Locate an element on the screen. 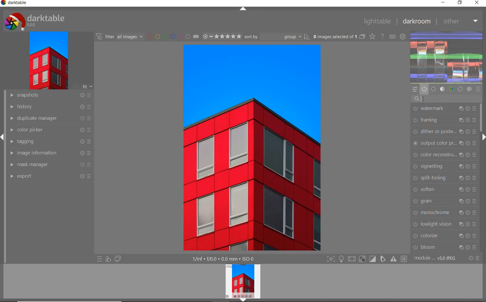 The width and height of the screenshot is (486, 302). system logo & name is located at coordinates (36, 21).